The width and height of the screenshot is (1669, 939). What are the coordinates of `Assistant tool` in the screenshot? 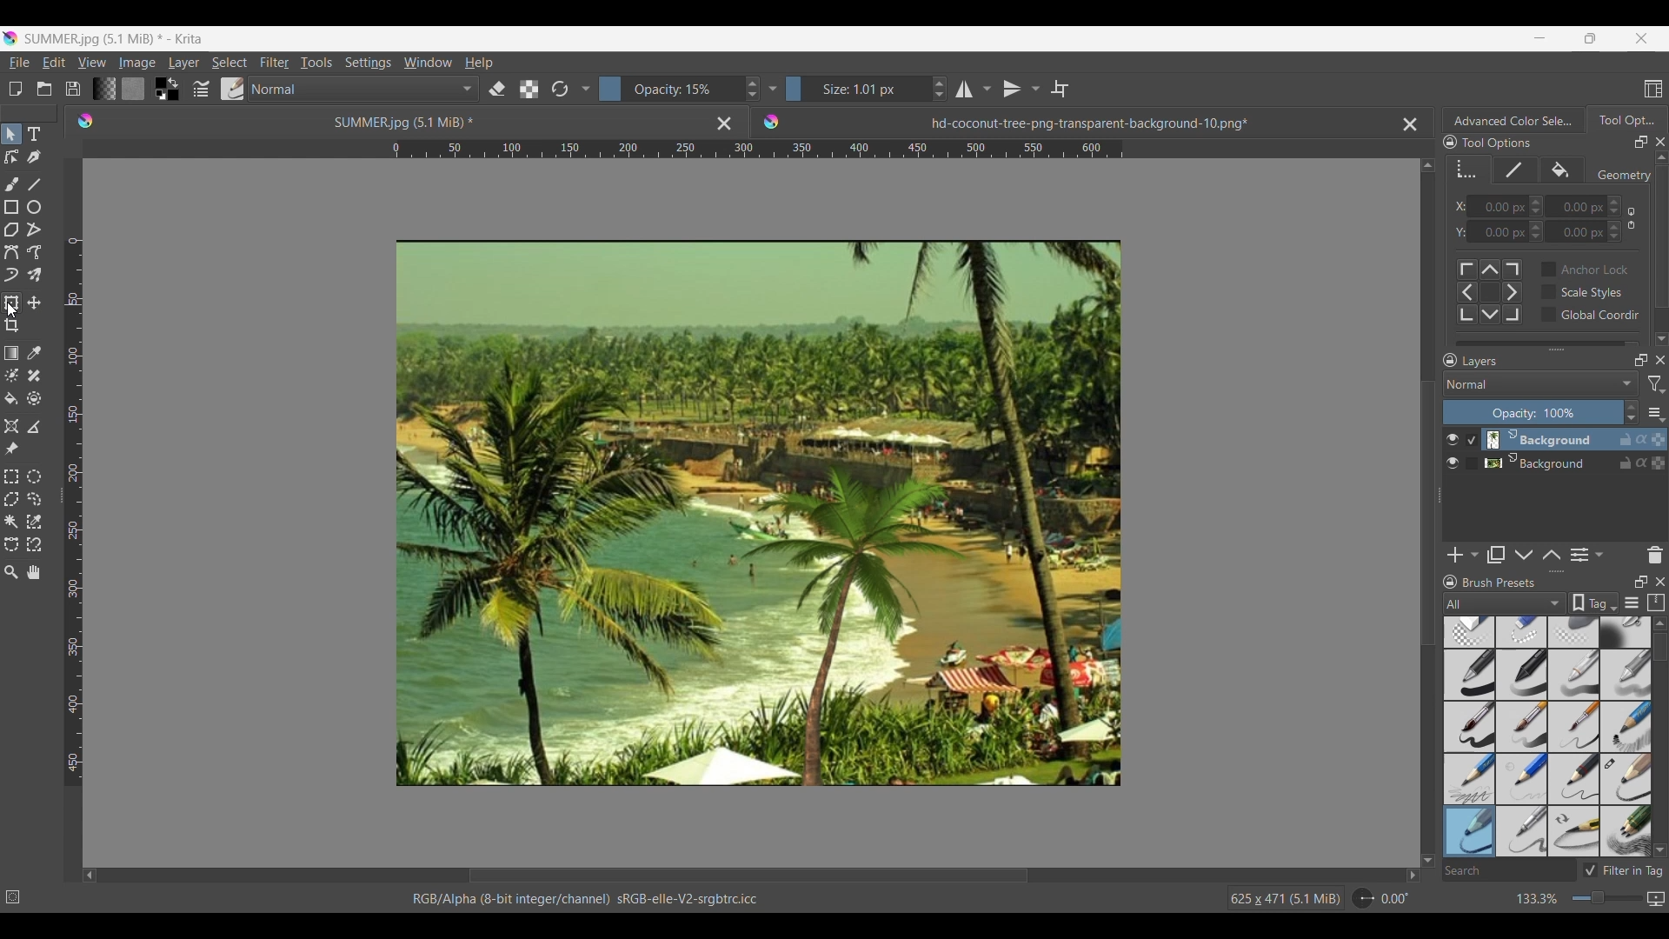 It's located at (11, 426).